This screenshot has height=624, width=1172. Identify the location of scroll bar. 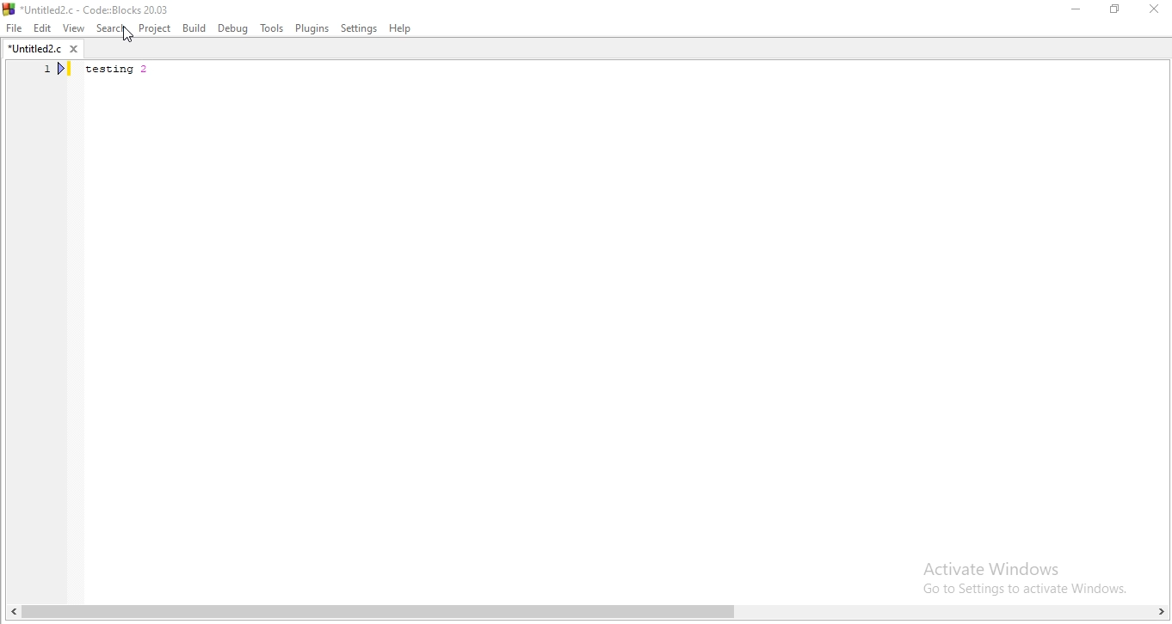
(586, 614).